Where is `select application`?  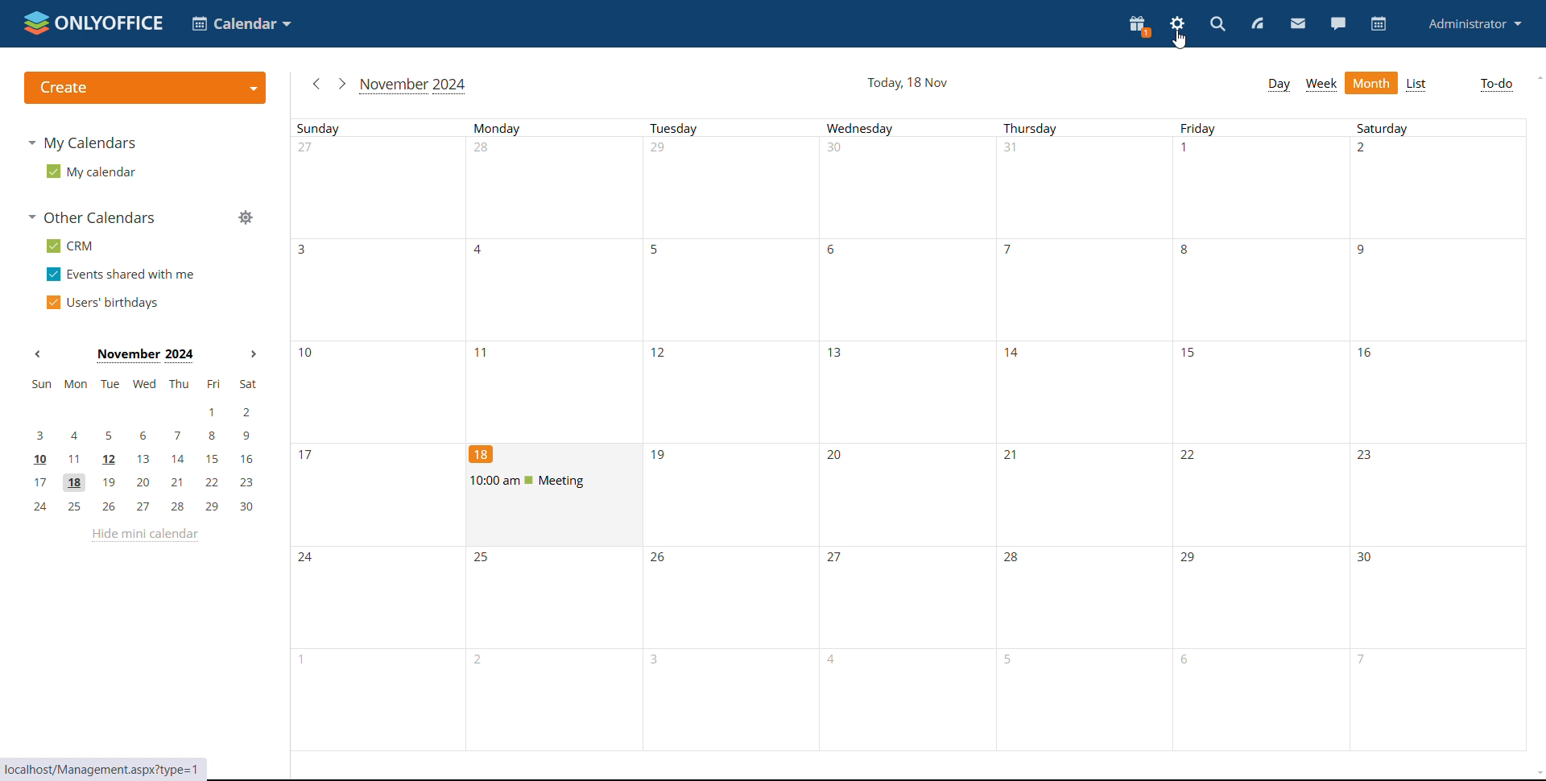
select application is located at coordinates (241, 24).